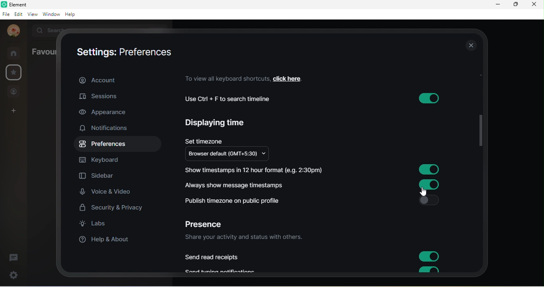 This screenshot has height=287, width=544. I want to click on file, so click(6, 14).